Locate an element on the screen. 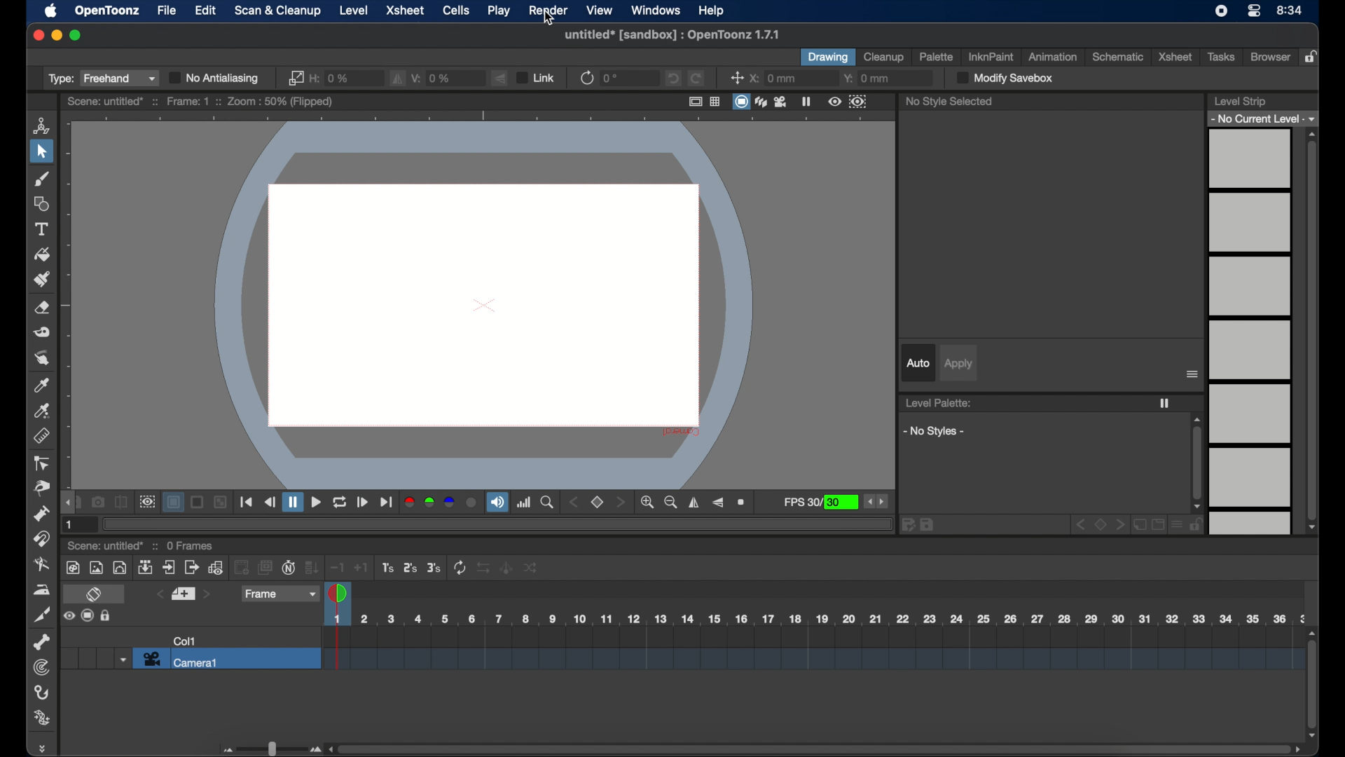  frame is located at coordinates (278, 594).